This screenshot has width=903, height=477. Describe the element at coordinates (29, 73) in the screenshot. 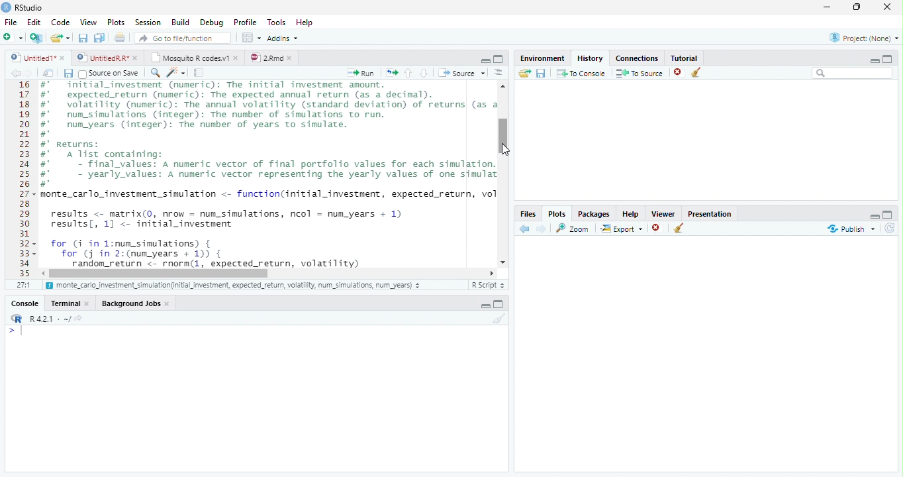

I see `next source location` at that location.